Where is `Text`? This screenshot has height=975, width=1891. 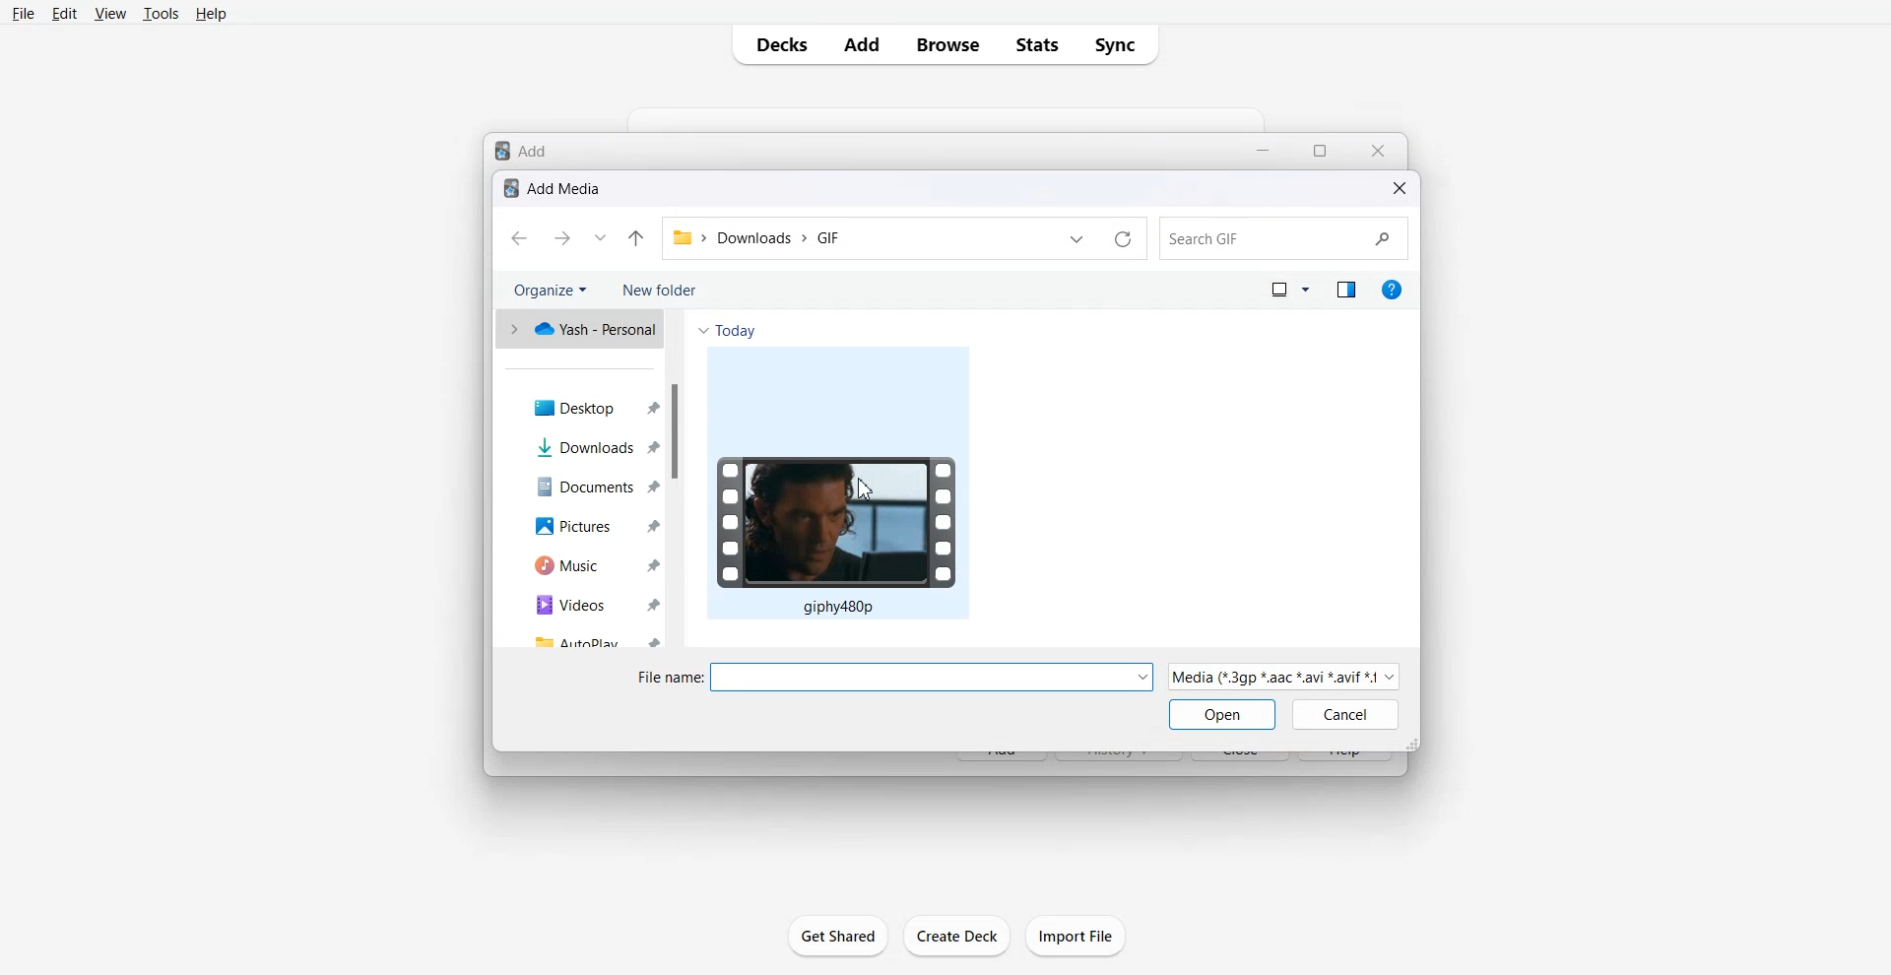
Text is located at coordinates (554, 188).